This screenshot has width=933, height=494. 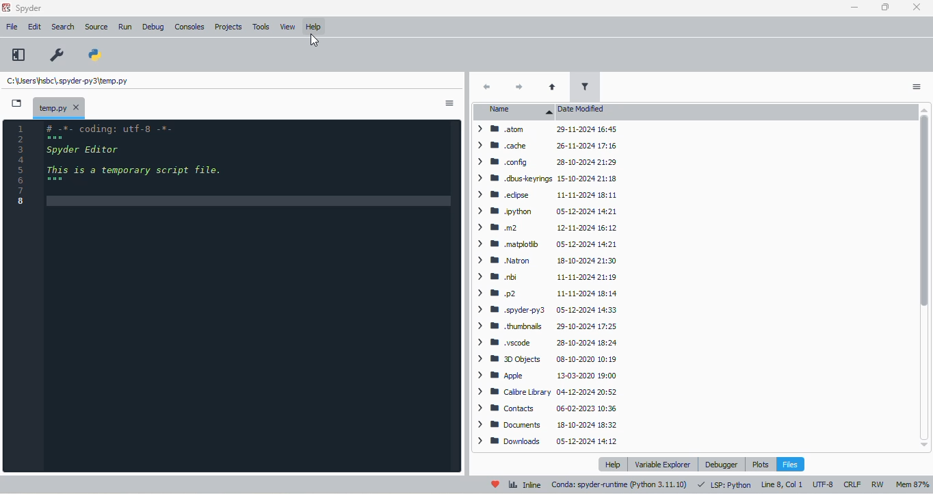 I want to click on > WM cache 26-11-2024 17:16, so click(x=545, y=146).